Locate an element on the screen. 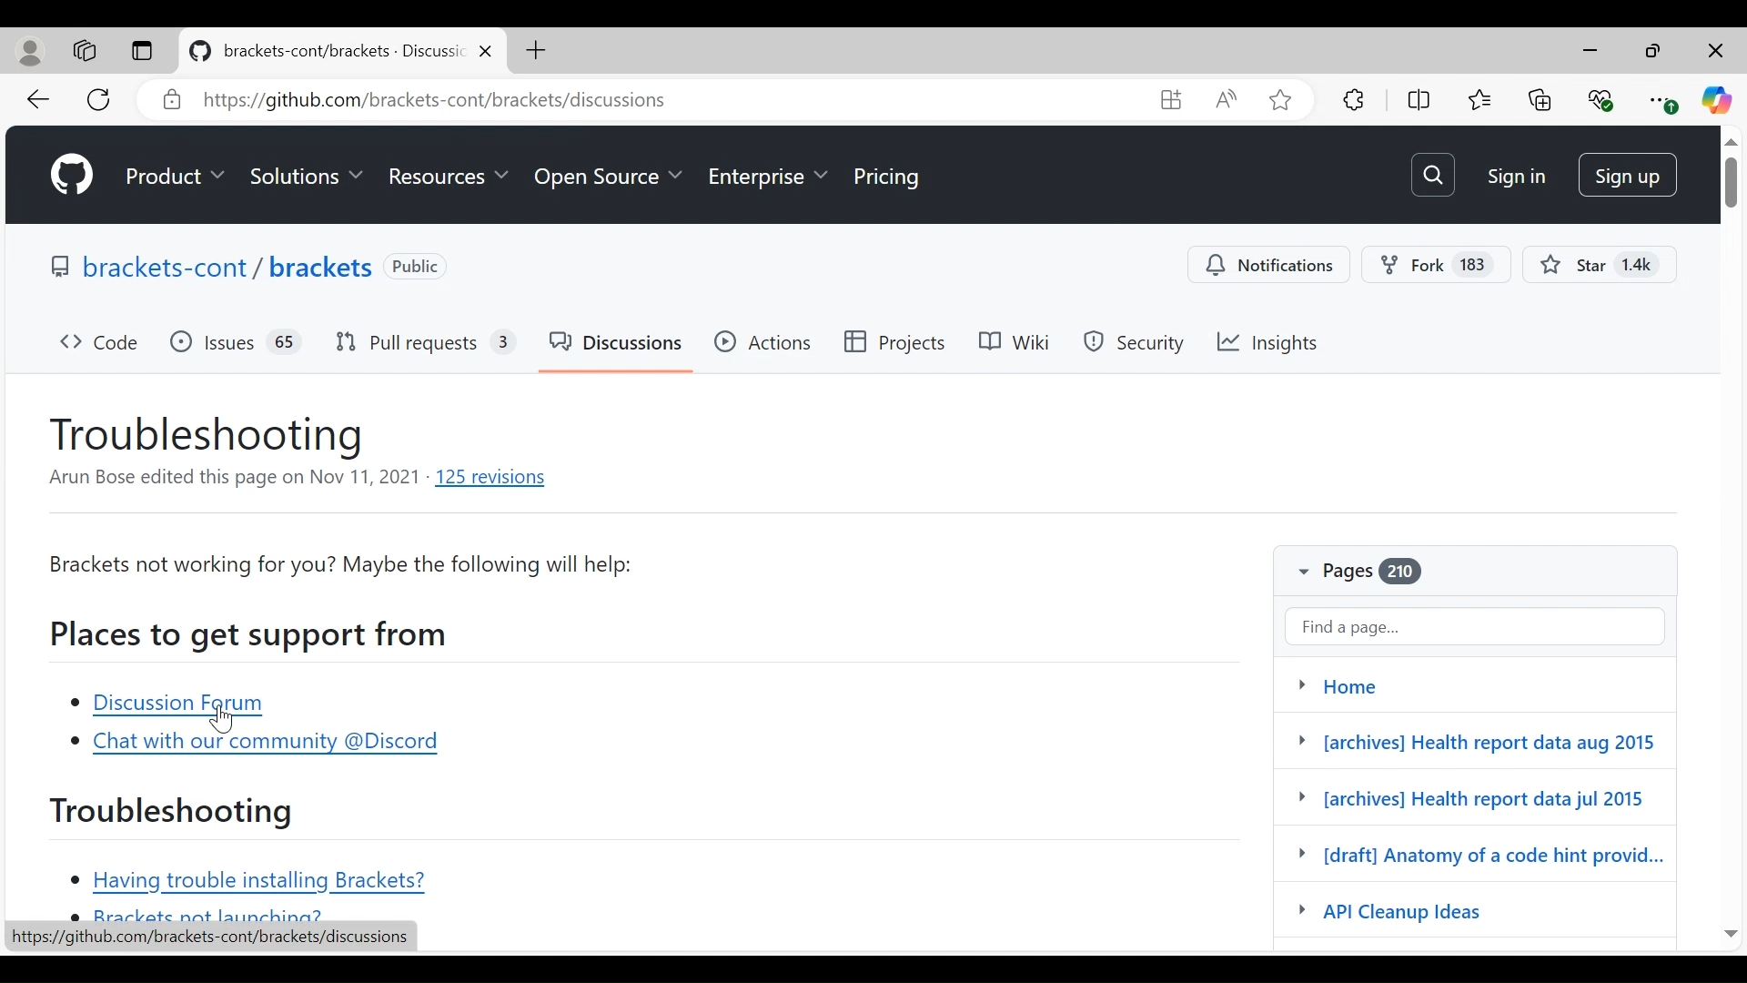 The width and height of the screenshot is (1747, 983). Copilot is located at coordinates (1719, 100).